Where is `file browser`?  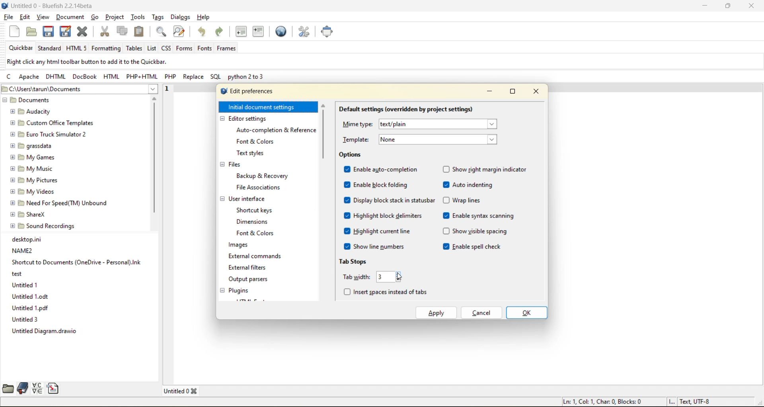
file browser is located at coordinates (7, 389).